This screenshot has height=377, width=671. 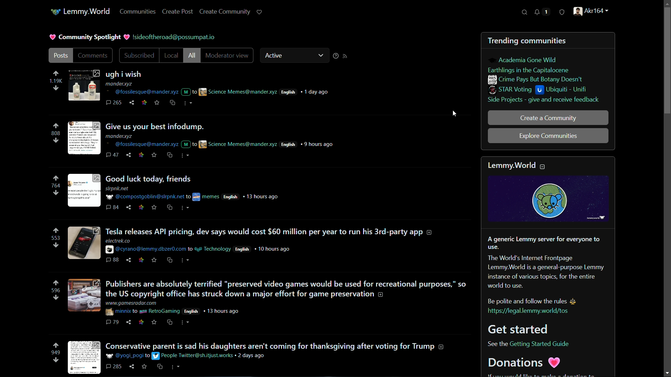 I want to click on Conservative parent is sad his daughters aren't coming for thanksgiving after voting for Trump, so click(x=271, y=345).